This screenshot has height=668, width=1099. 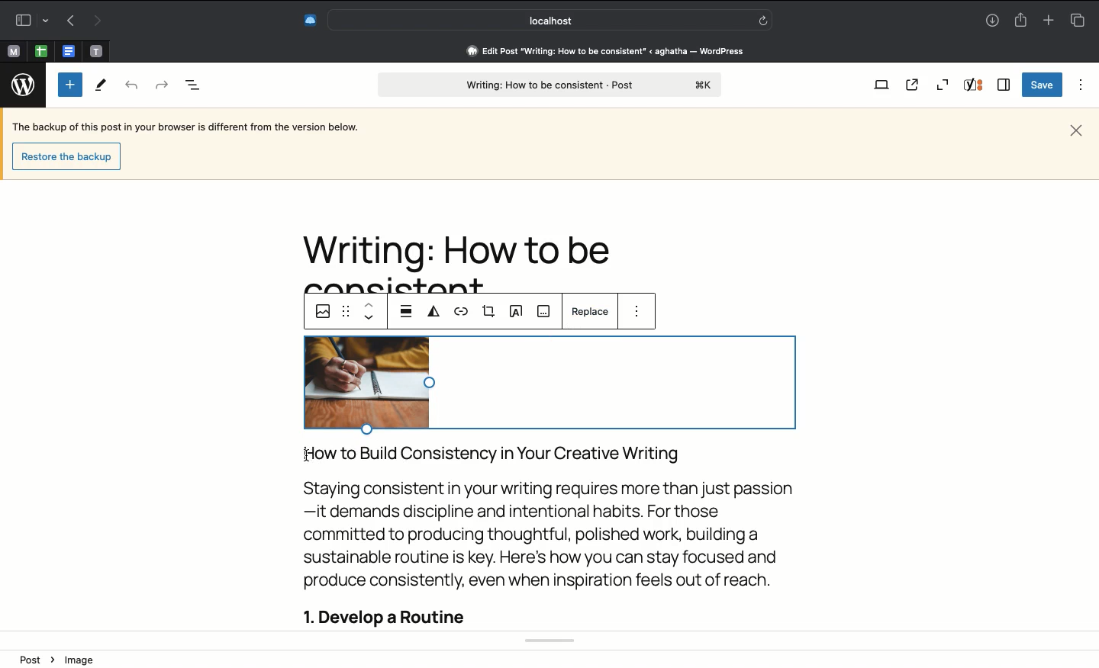 I want to click on edit post, so click(x=608, y=51).